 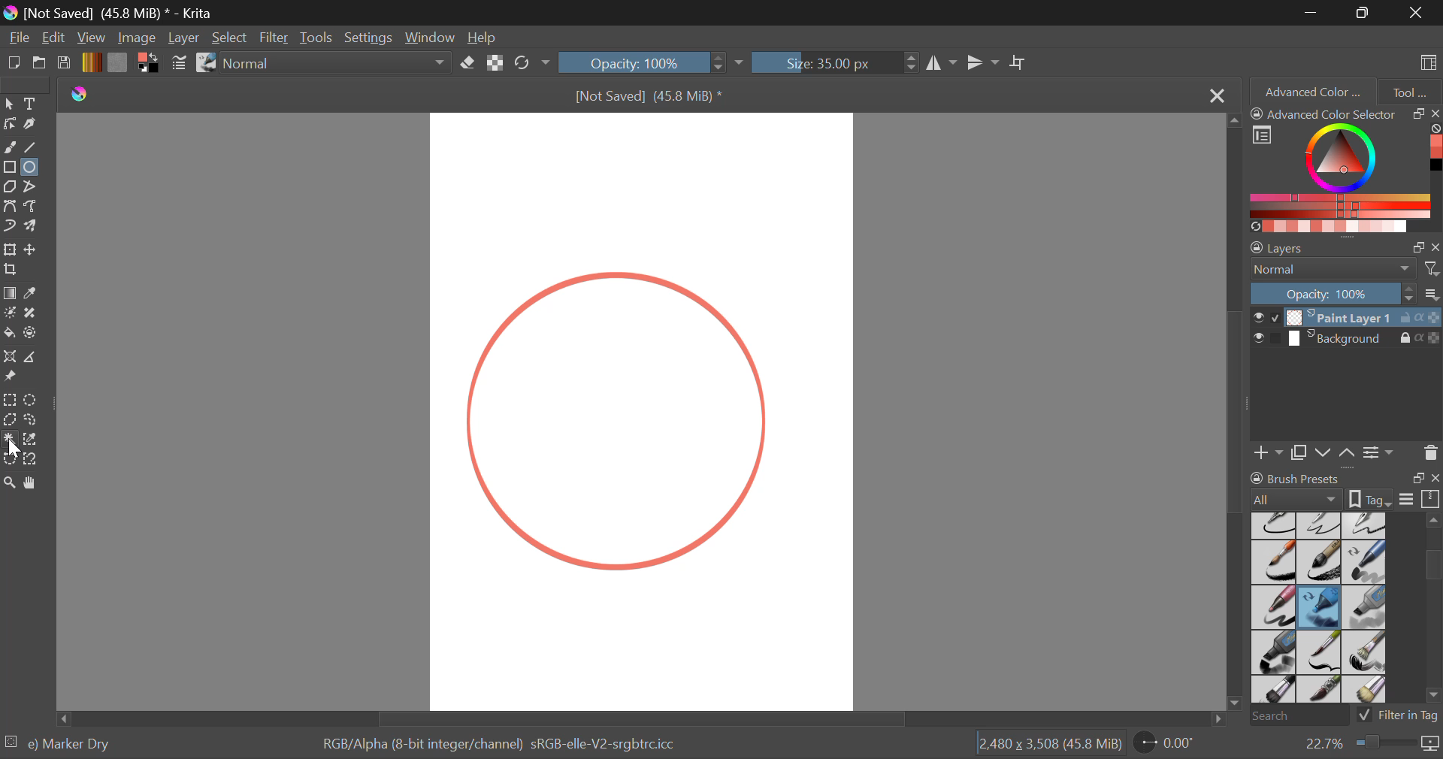 I want to click on Enclose and Fill Tool, so click(x=32, y=334).